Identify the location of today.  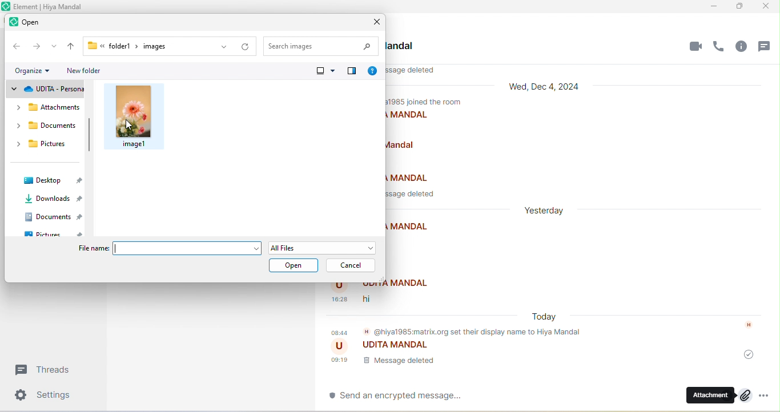
(548, 317).